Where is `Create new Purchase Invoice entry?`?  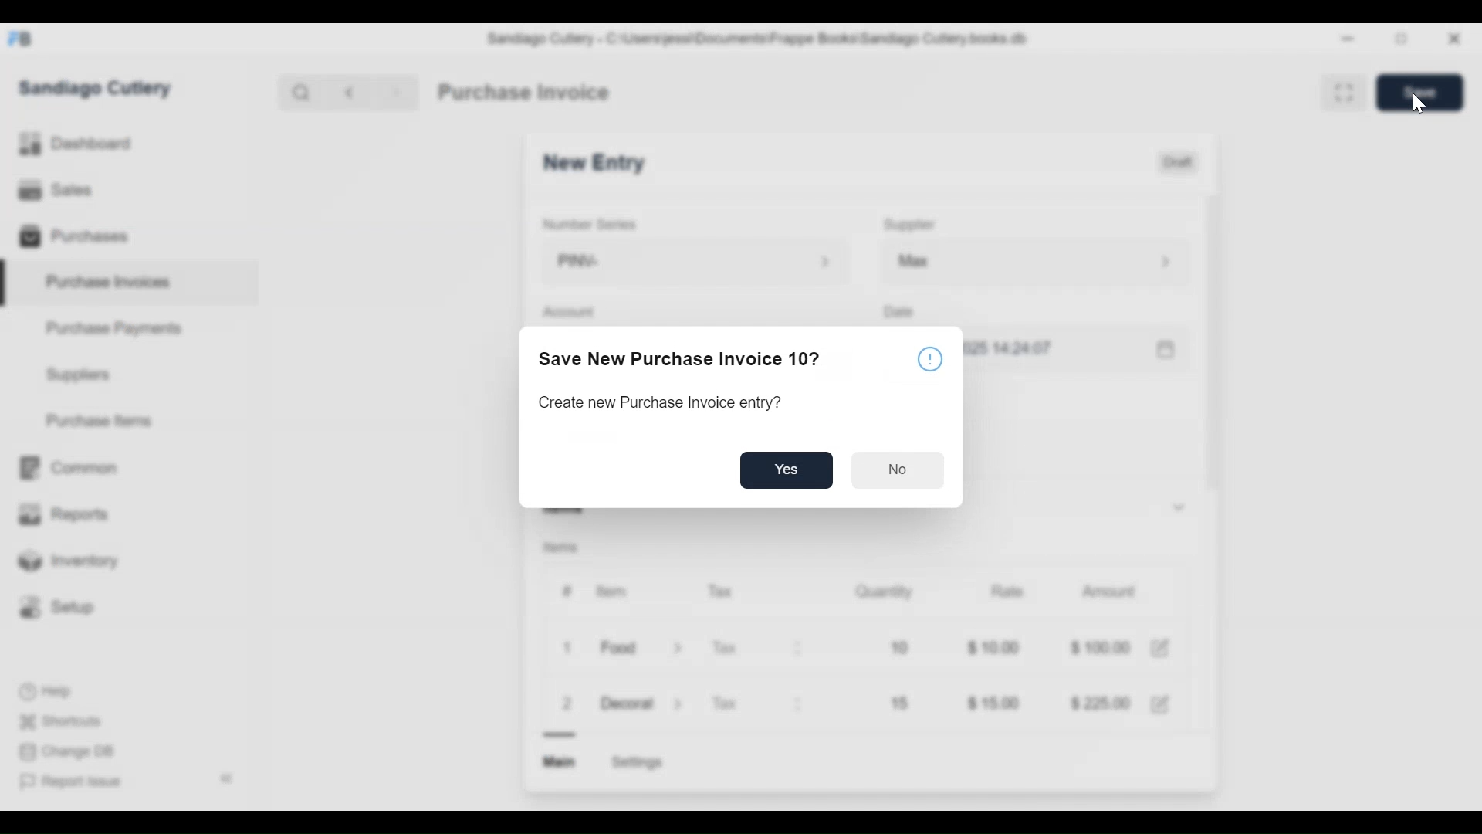 Create new Purchase Invoice entry? is located at coordinates (660, 402).